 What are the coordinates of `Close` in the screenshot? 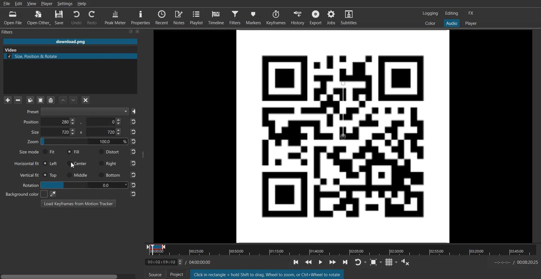 It's located at (138, 32).